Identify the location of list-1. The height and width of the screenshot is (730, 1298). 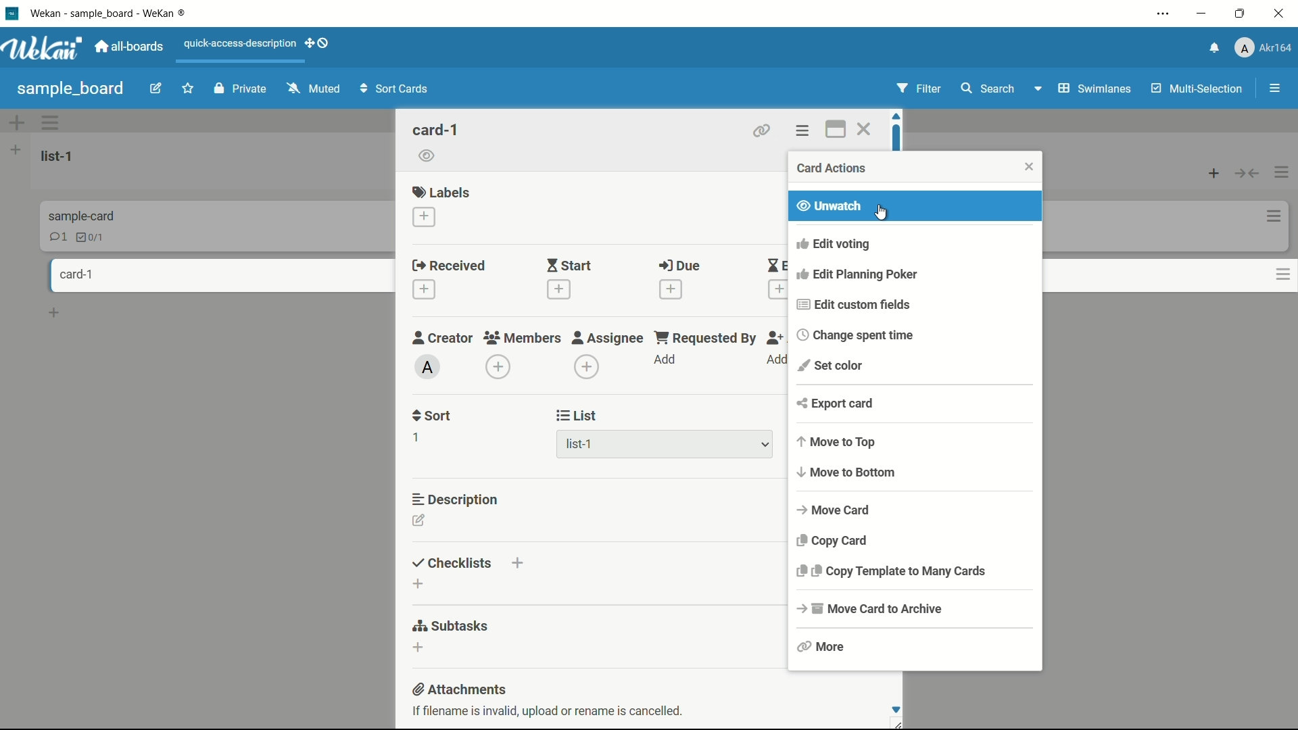
(57, 157).